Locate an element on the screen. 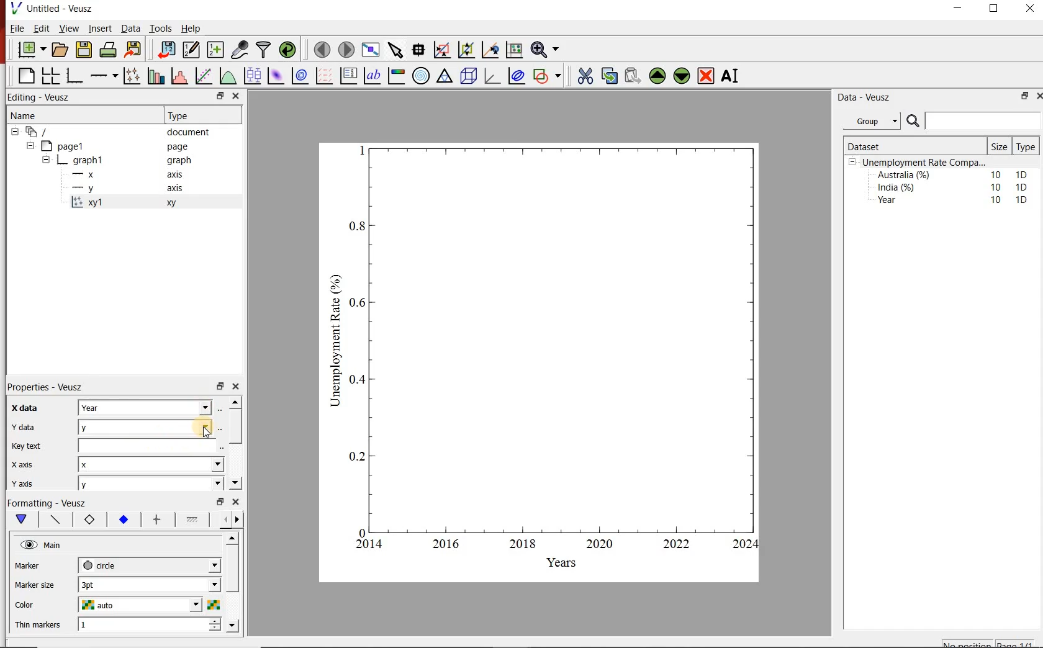 This screenshot has height=648, width=1043. Data - Veusz is located at coordinates (876, 97).